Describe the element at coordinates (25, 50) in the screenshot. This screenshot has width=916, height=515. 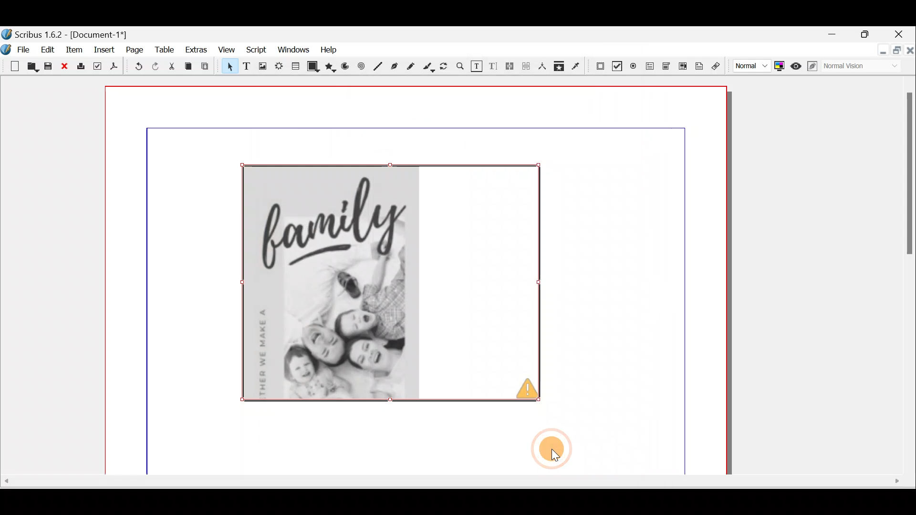
I see `File` at that location.